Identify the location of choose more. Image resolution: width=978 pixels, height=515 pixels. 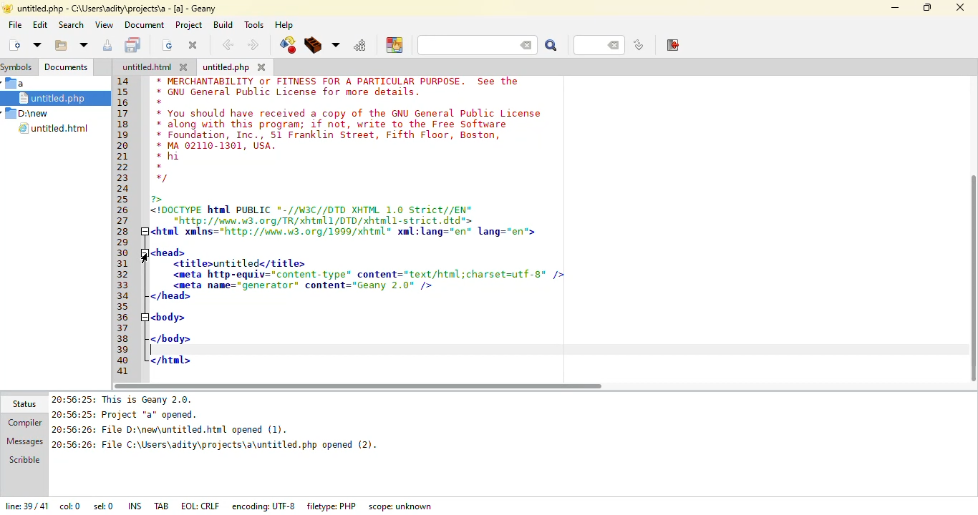
(336, 46).